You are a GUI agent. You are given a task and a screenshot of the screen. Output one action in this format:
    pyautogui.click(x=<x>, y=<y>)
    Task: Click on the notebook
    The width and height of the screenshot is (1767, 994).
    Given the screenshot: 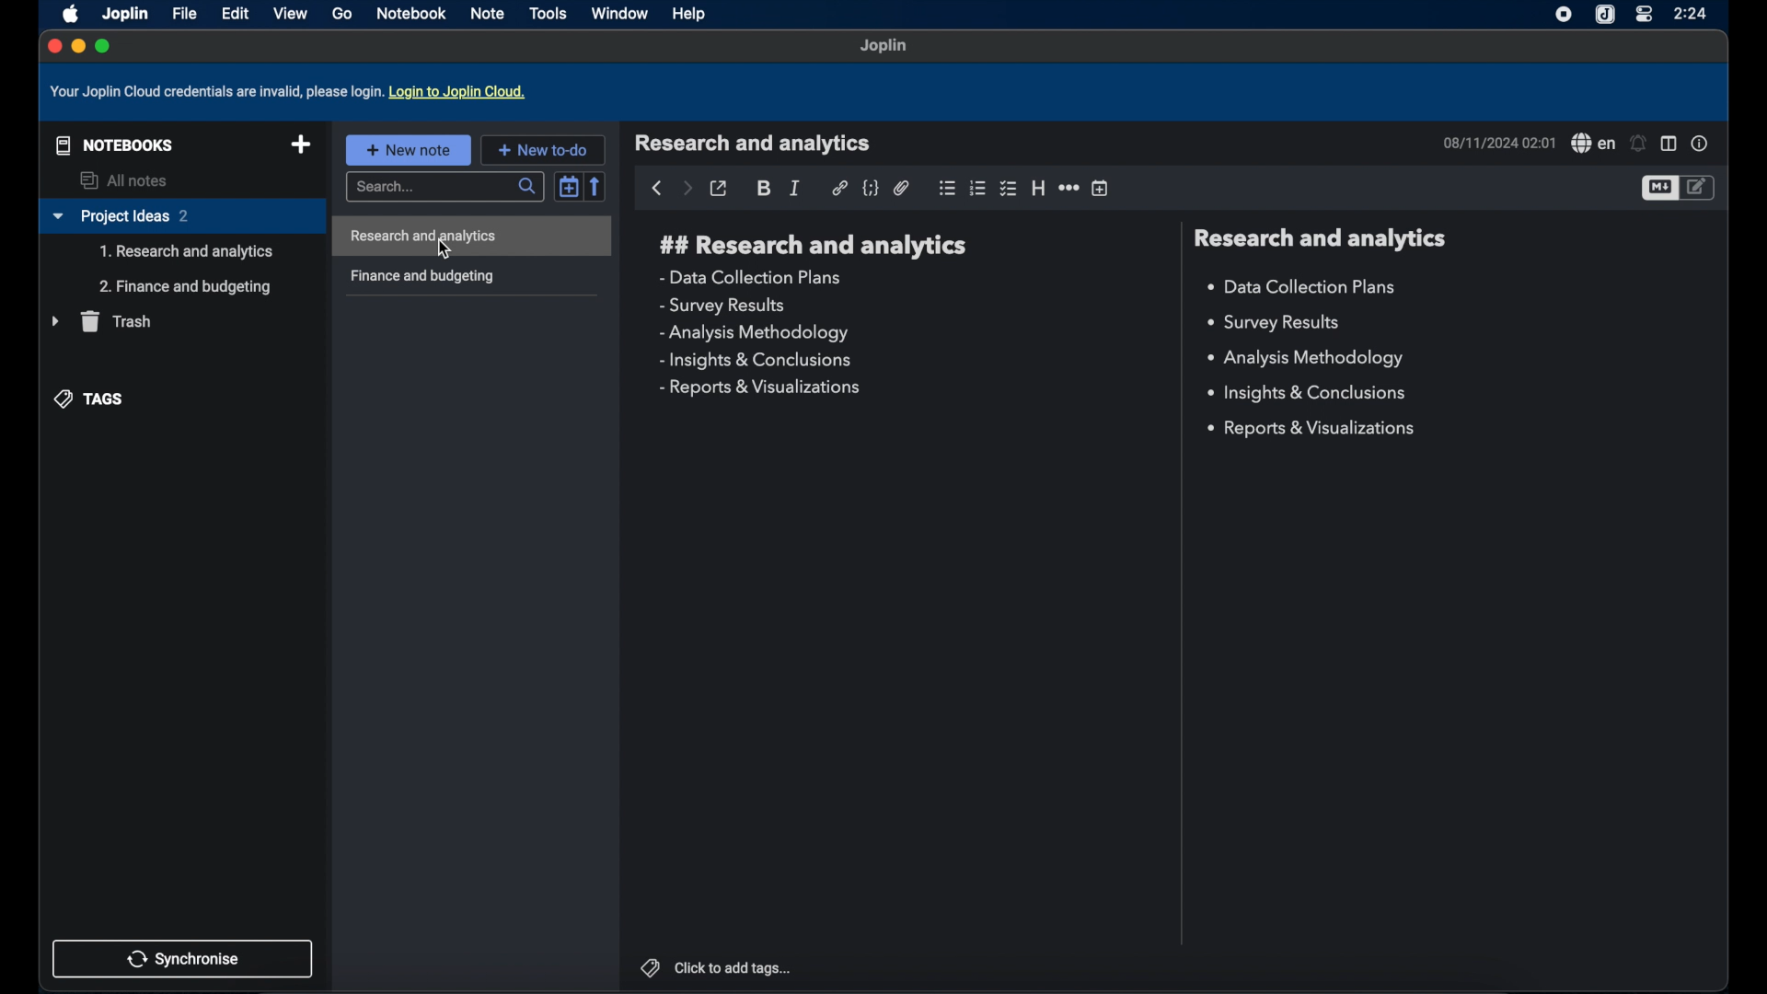 What is the action you would take?
    pyautogui.click(x=413, y=14)
    